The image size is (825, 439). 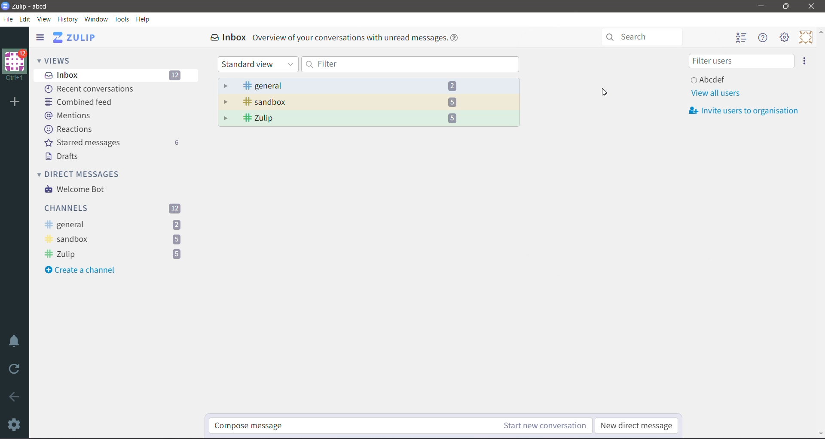 What do you see at coordinates (74, 190) in the screenshot?
I see `Welcome Bot` at bounding box center [74, 190].